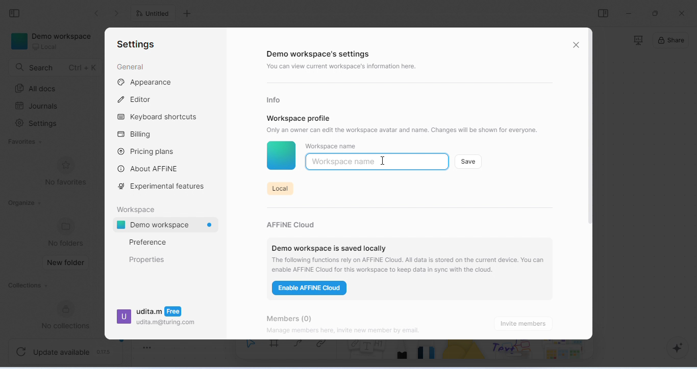  Describe the element at coordinates (329, 245) in the screenshot. I see `demo workspace is saved locally` at that location.